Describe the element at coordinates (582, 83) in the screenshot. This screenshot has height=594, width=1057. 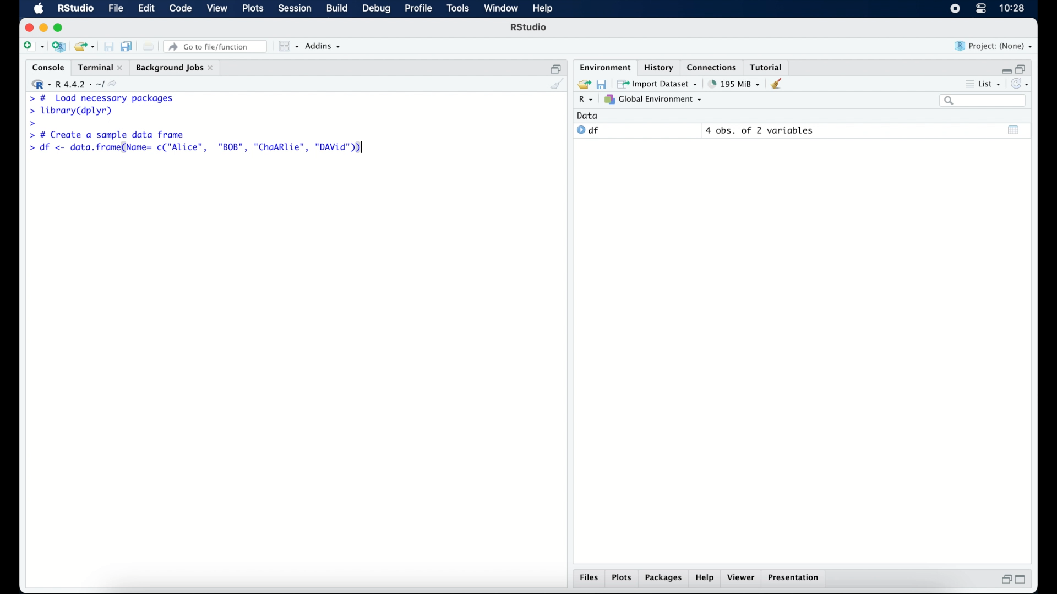
I see `load workspace` at that location.